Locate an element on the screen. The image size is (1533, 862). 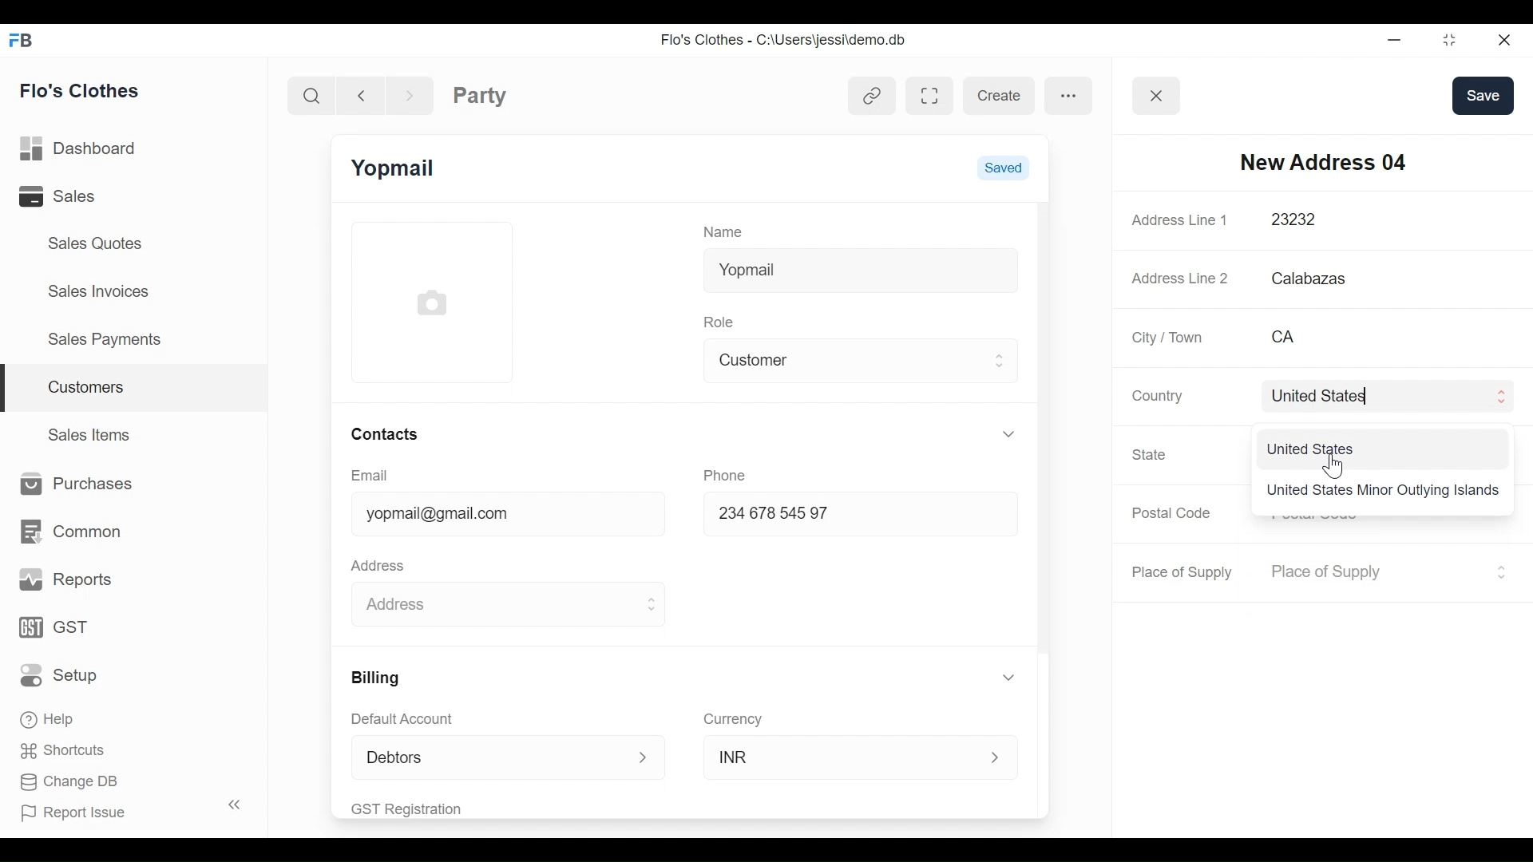
View linked entries is located at coordinates (872, 98).